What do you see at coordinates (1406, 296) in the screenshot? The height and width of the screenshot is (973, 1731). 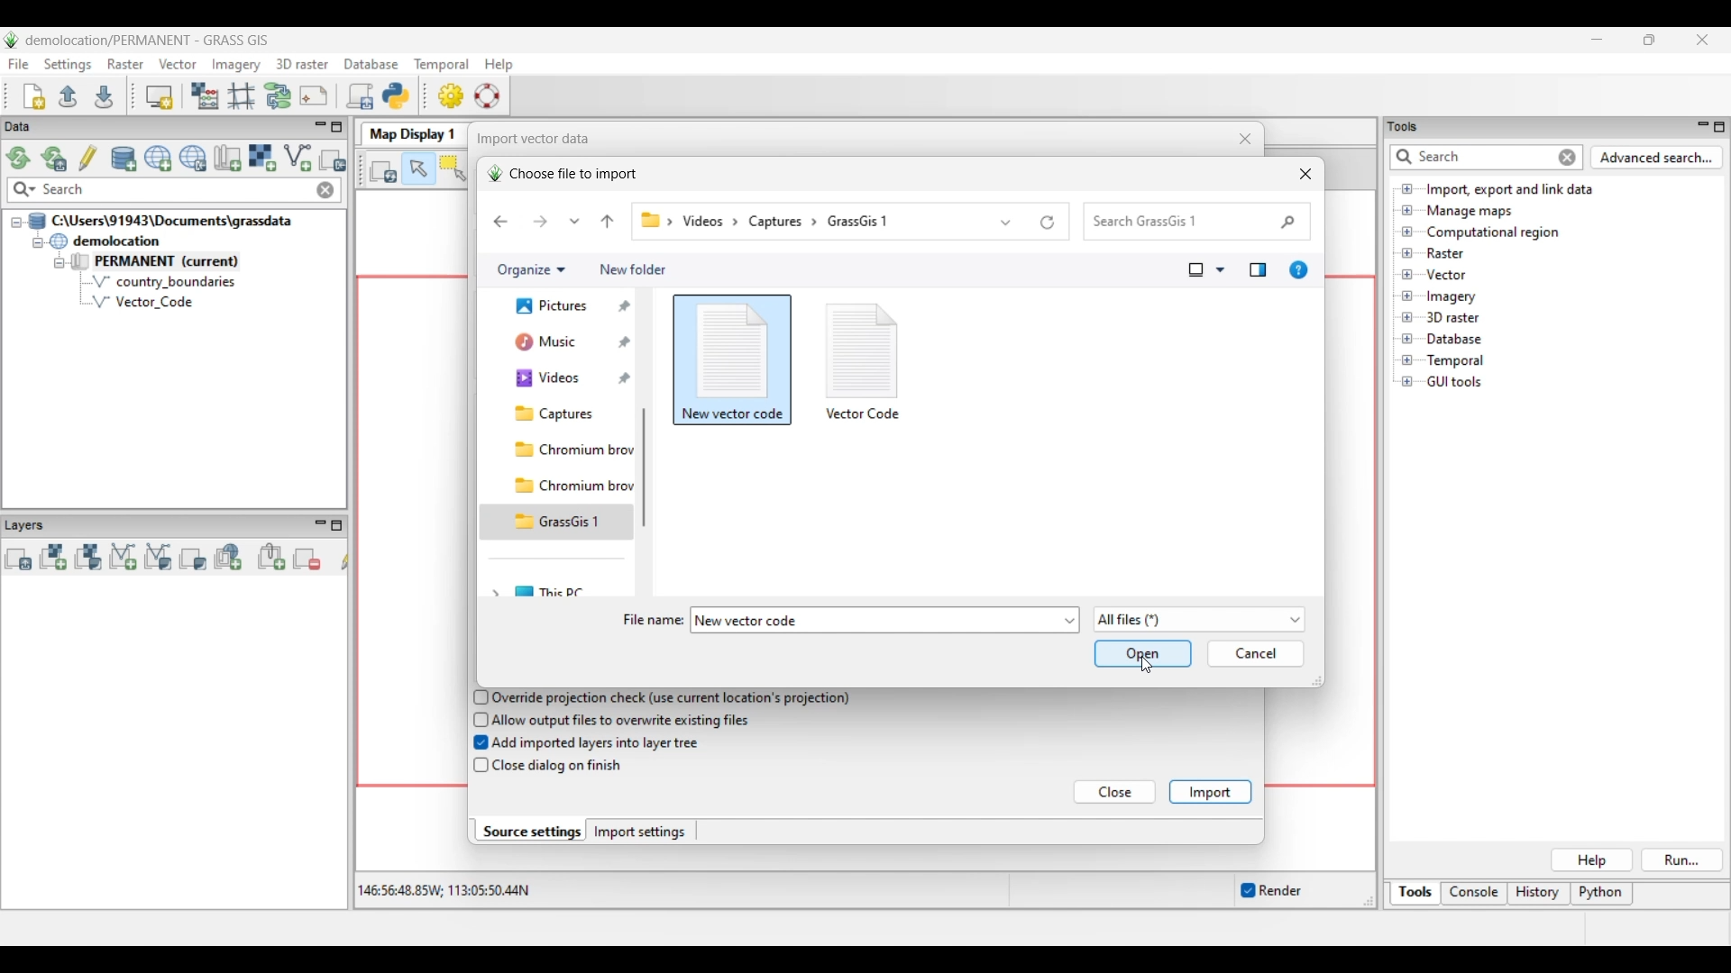 I see `Click to open files under Imagery` at bounding box center [1406, 296].